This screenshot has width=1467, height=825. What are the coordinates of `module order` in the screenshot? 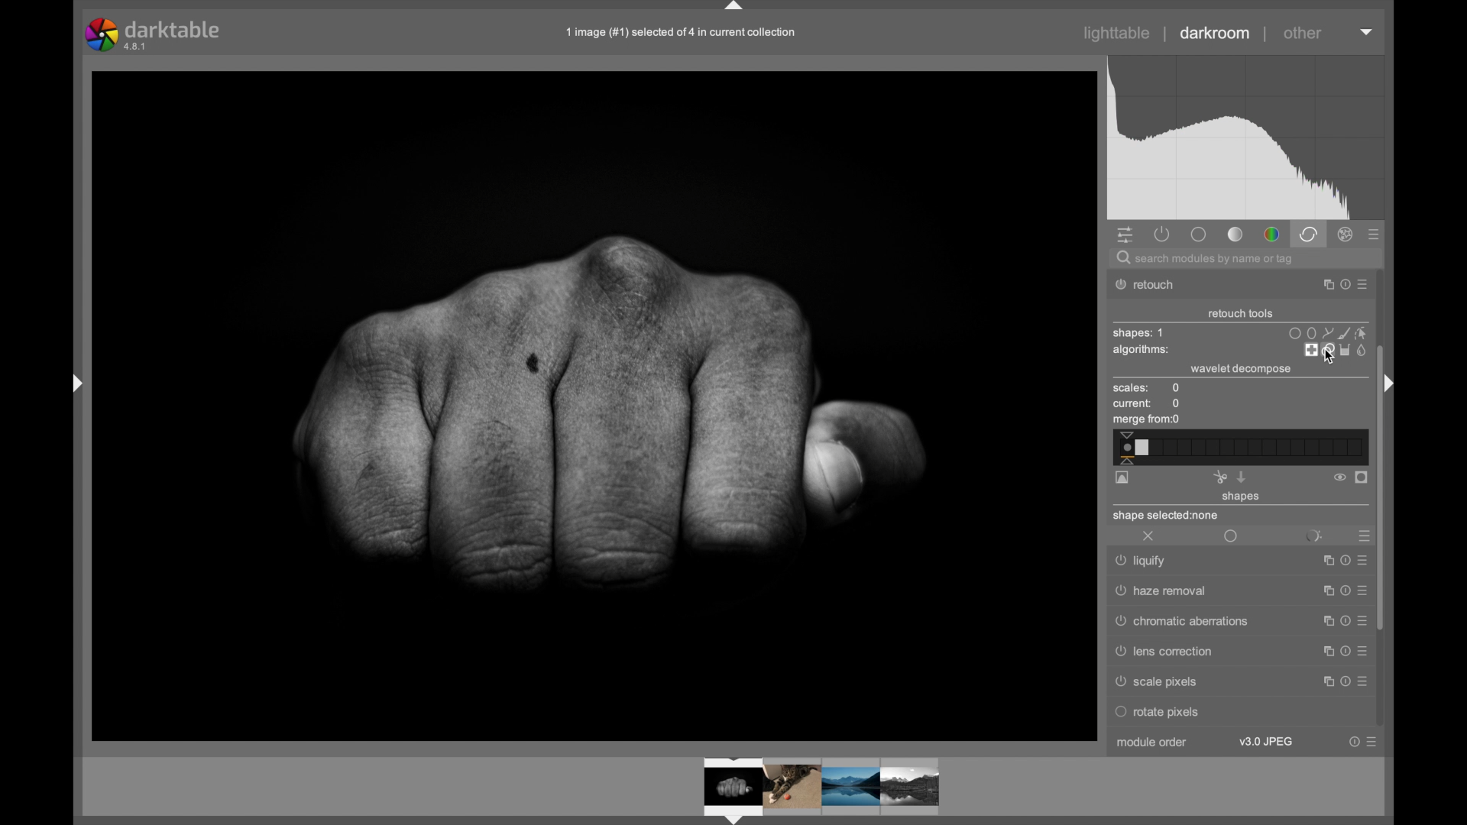 It's located at (1156, 744).